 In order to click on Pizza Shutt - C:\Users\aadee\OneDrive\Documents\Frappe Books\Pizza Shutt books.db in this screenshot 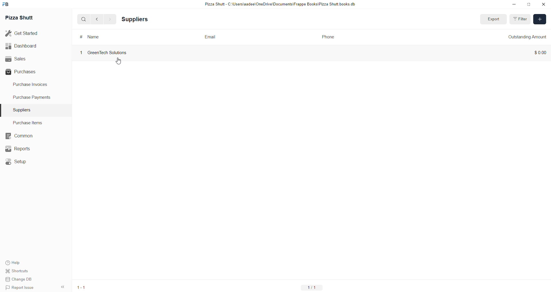, I will do `click(279, 5)`.